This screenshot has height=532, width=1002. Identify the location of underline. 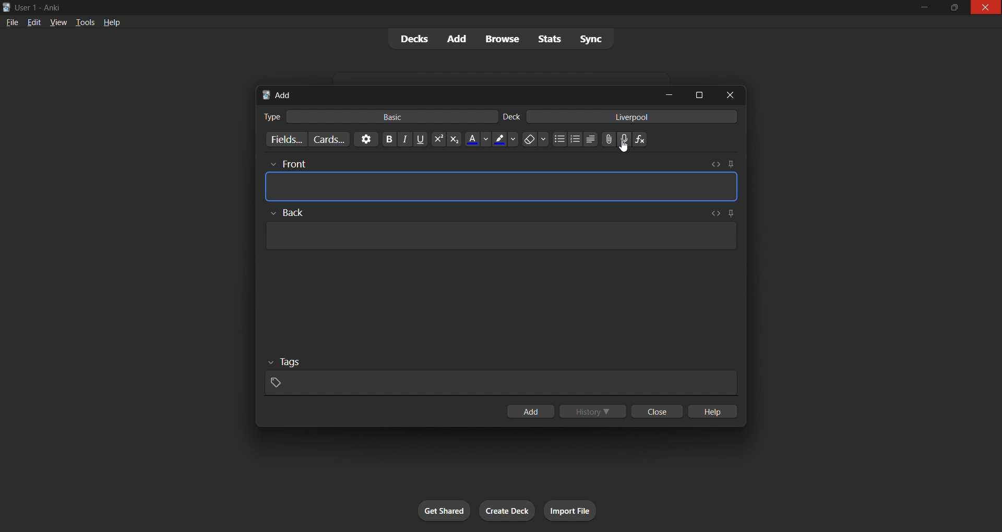
(420, 139).